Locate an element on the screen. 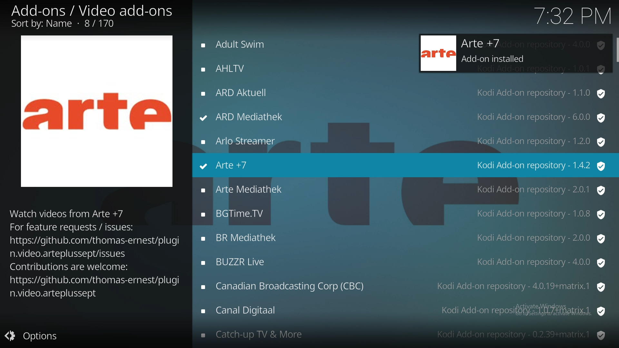 The height and width of the screenshot is (348, 619). add on is located at coordinates (405, 286).